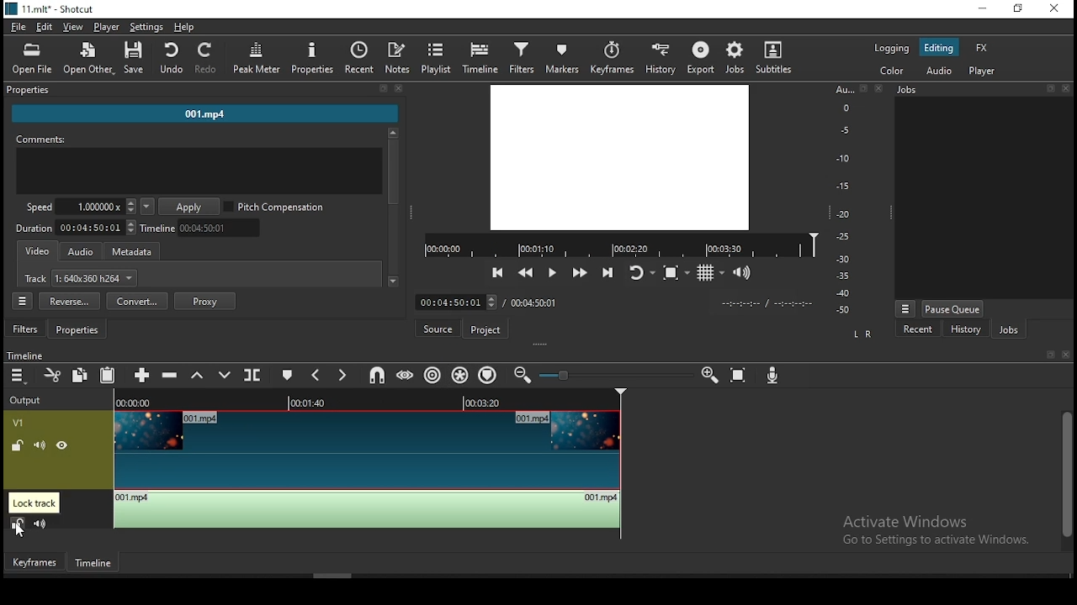 The image size is (1077, 605). I want to click on Output, so click(30, 399).